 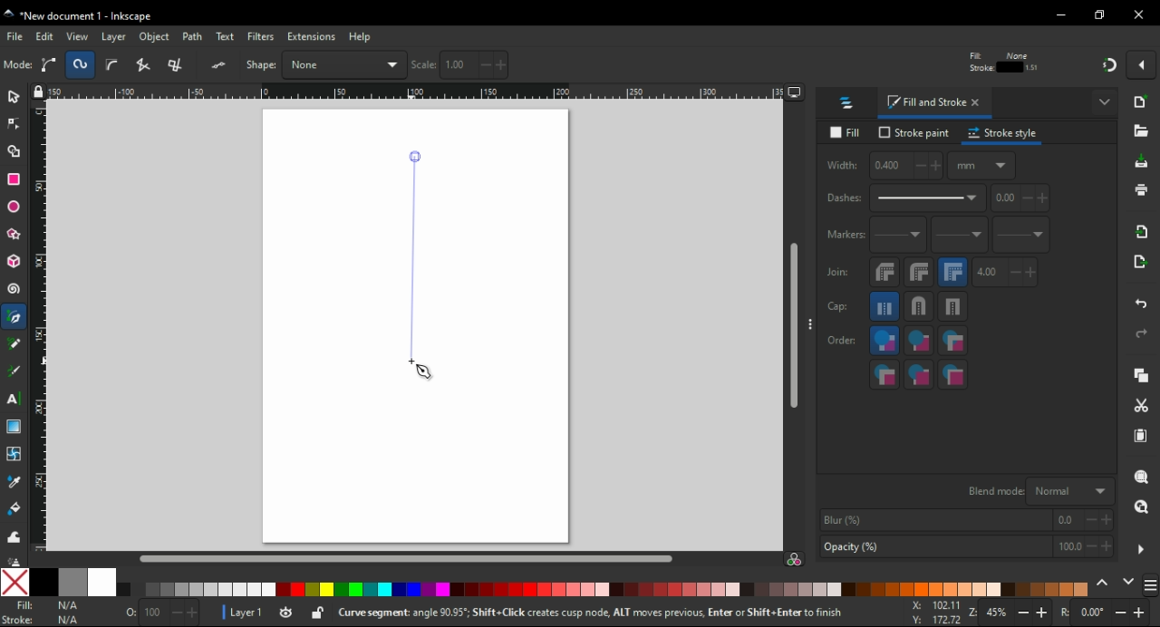 What do you see at coordinates (794, 561) in the screenshot?
I see `color managed mode` at bounding box center [794, 561].